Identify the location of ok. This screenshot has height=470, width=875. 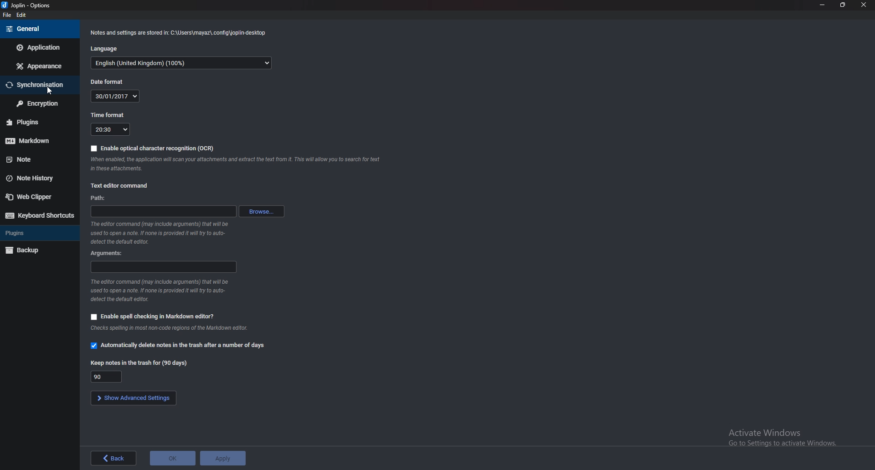
(171, 458).